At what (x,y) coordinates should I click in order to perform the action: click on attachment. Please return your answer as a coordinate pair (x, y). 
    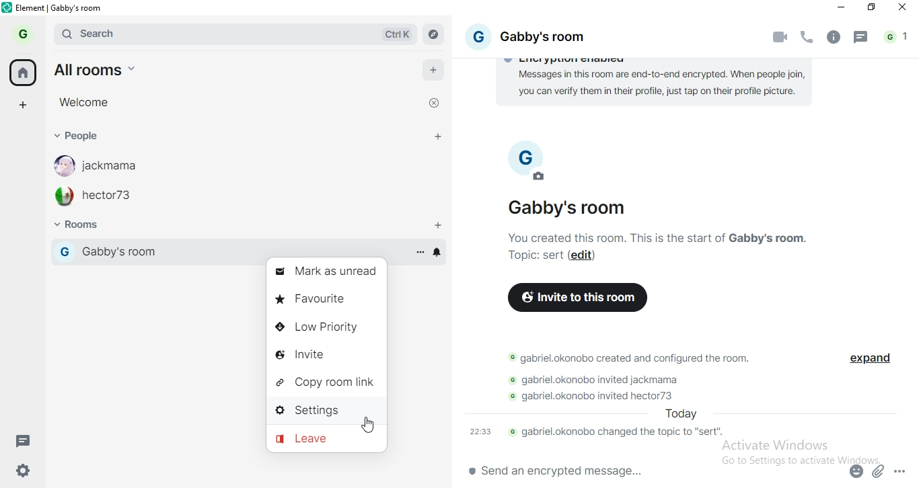
    Looking at the image, I should click on (879, 471).